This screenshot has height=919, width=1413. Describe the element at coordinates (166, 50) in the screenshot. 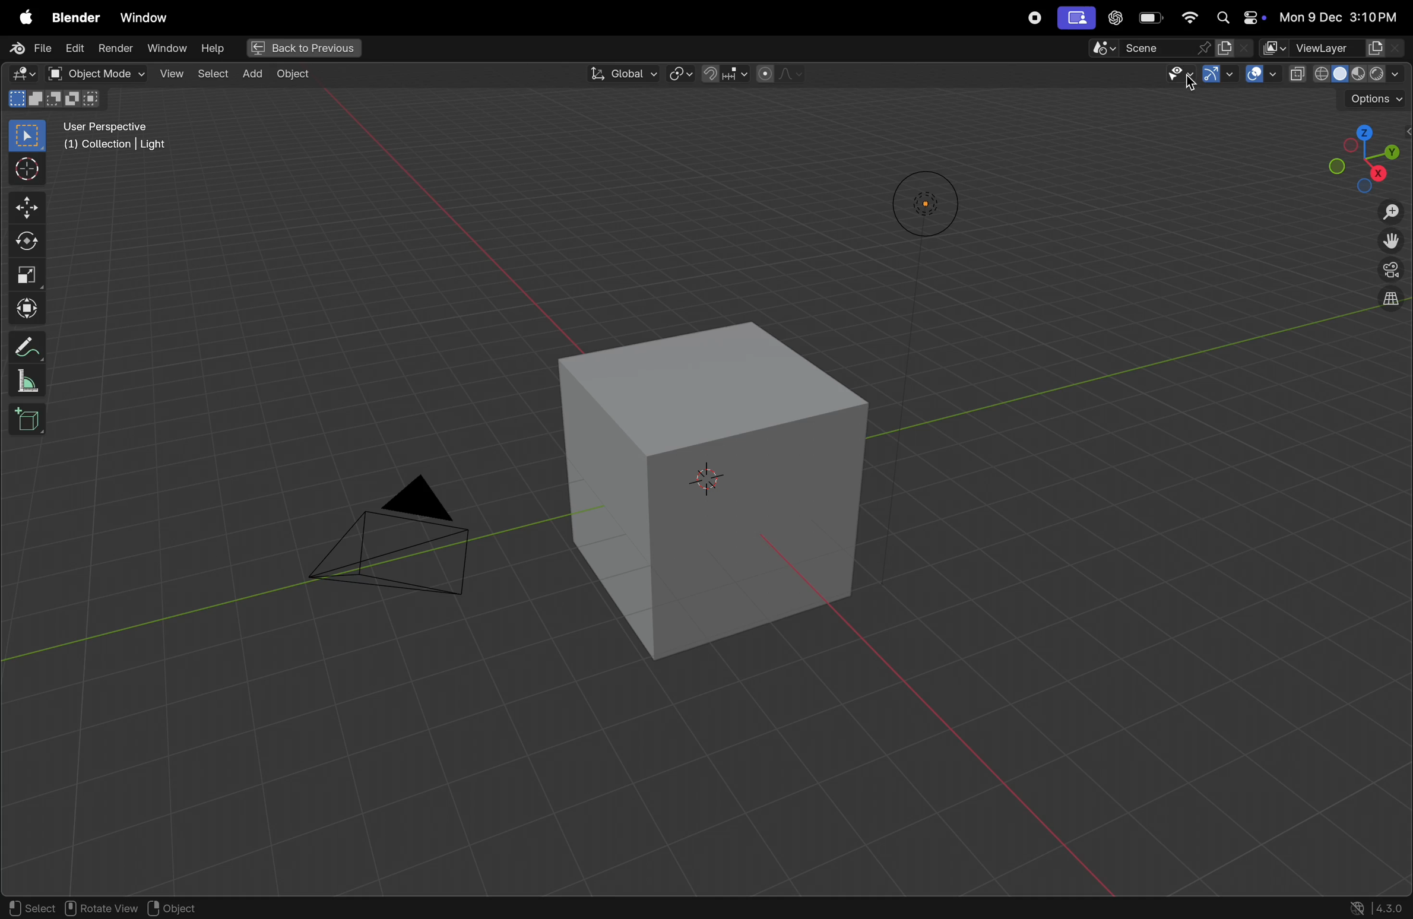

I see `window` at that location.